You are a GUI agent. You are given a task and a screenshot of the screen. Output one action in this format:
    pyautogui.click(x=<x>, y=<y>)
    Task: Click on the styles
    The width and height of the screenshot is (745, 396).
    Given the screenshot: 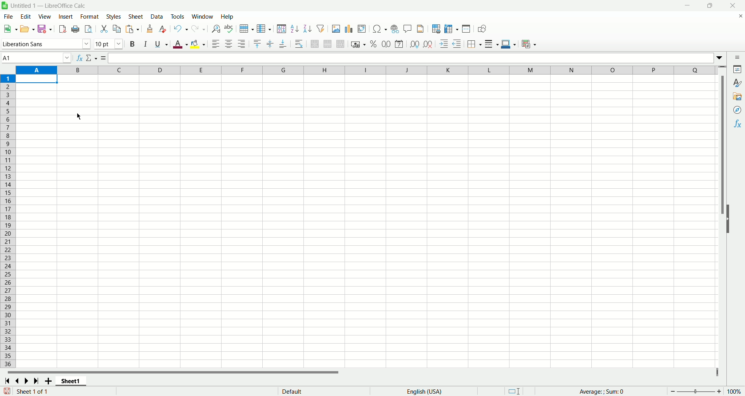 What is the action you would take?
    pyautogui.click(x=114, y=17)
    